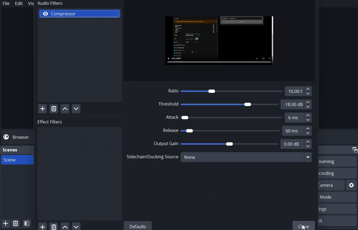 The height and width of the screenshot is (230, 358). I want to click on Scene, so click(16, 160).